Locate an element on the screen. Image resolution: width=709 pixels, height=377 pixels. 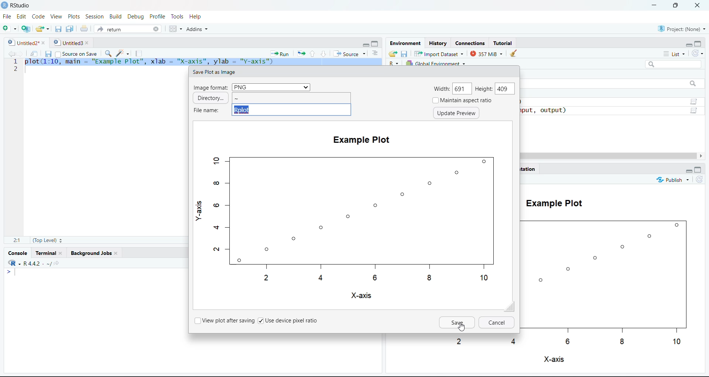
Source the contents of the active document is located at coordinates (348, 52).